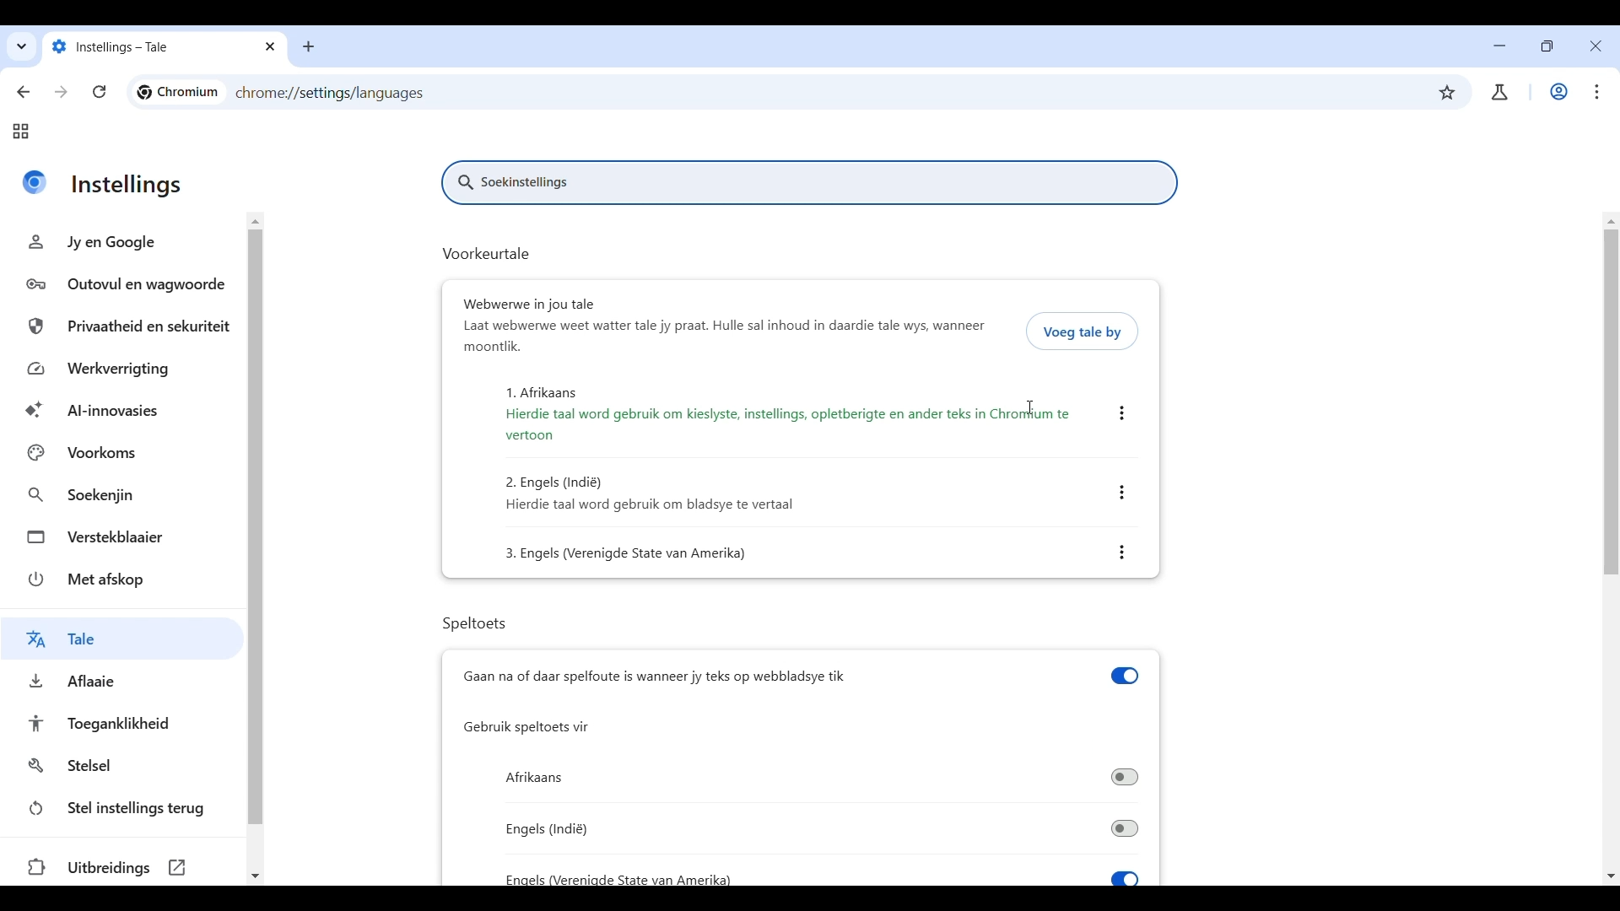 This screenshot has height=911, width=1620. What do you see at coordinates (534, 305) in the screenshot?
I see `Webwerwe in jou tale` at bounding box center [534, 305].